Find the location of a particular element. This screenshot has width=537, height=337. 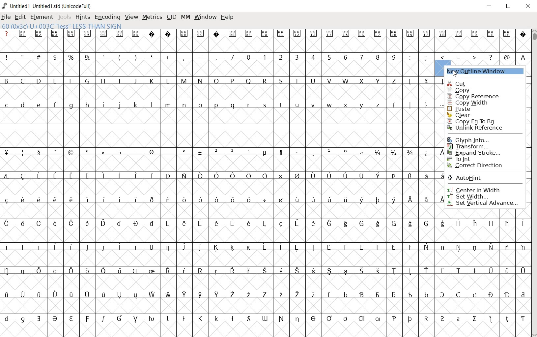

special symbols is located at coordinates (265, 33).